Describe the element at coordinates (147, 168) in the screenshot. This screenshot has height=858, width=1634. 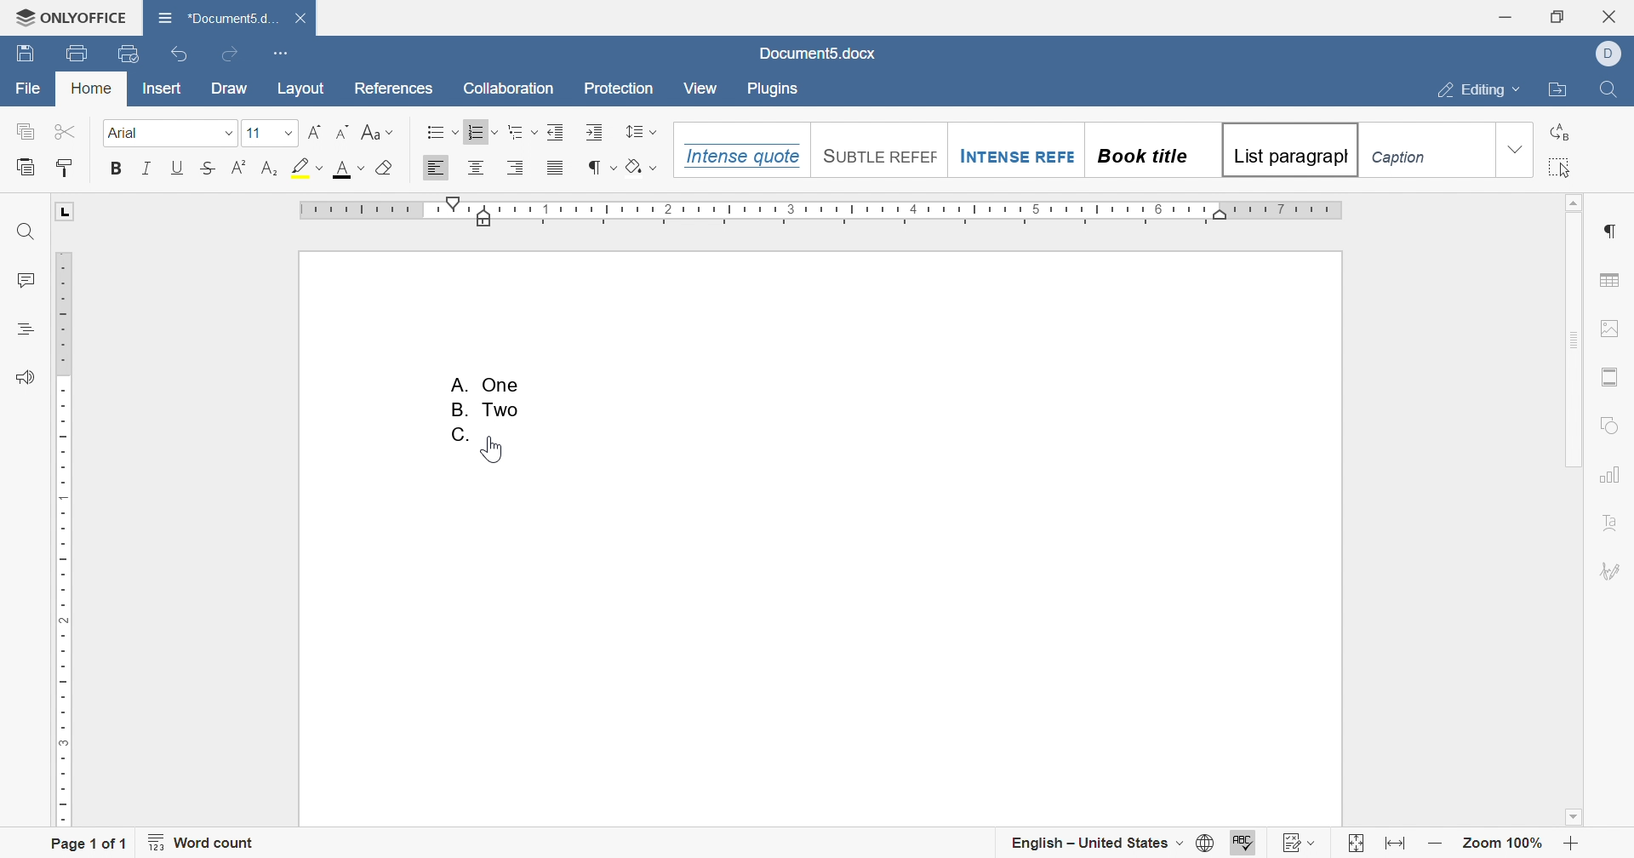
I see `Italic` at that location.